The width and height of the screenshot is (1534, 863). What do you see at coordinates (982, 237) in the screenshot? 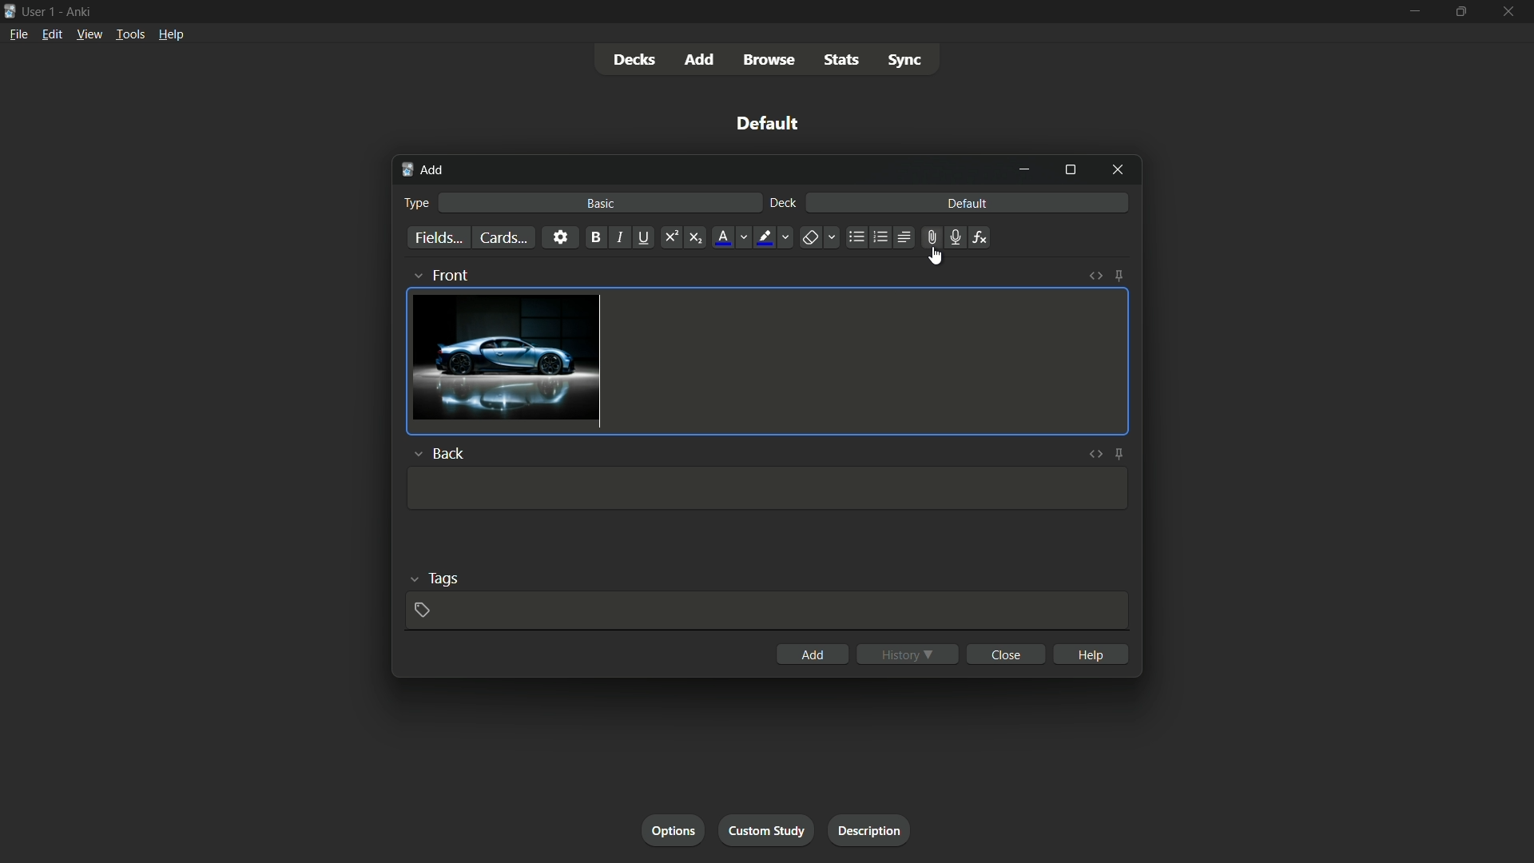
I see `equation` at bounding box center [982, 237].